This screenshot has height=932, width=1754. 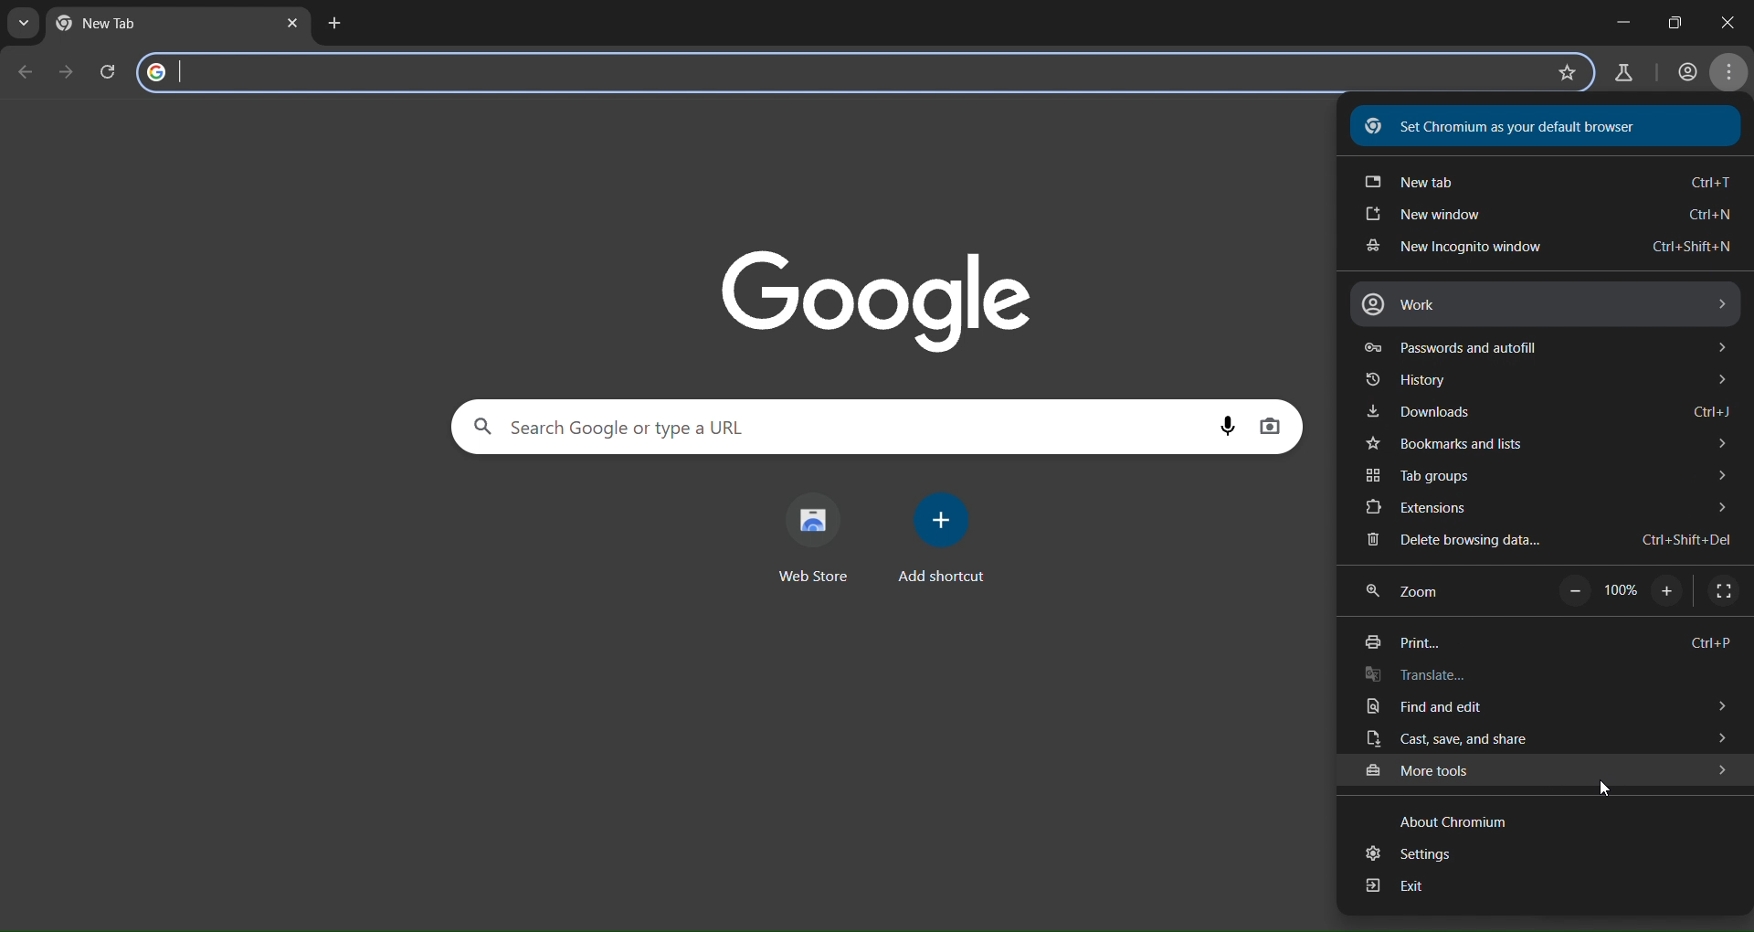 What do you see at coordinates (1547, 710) in the screenshot?
I see `find and edit` at bounding box center [1547, 710].